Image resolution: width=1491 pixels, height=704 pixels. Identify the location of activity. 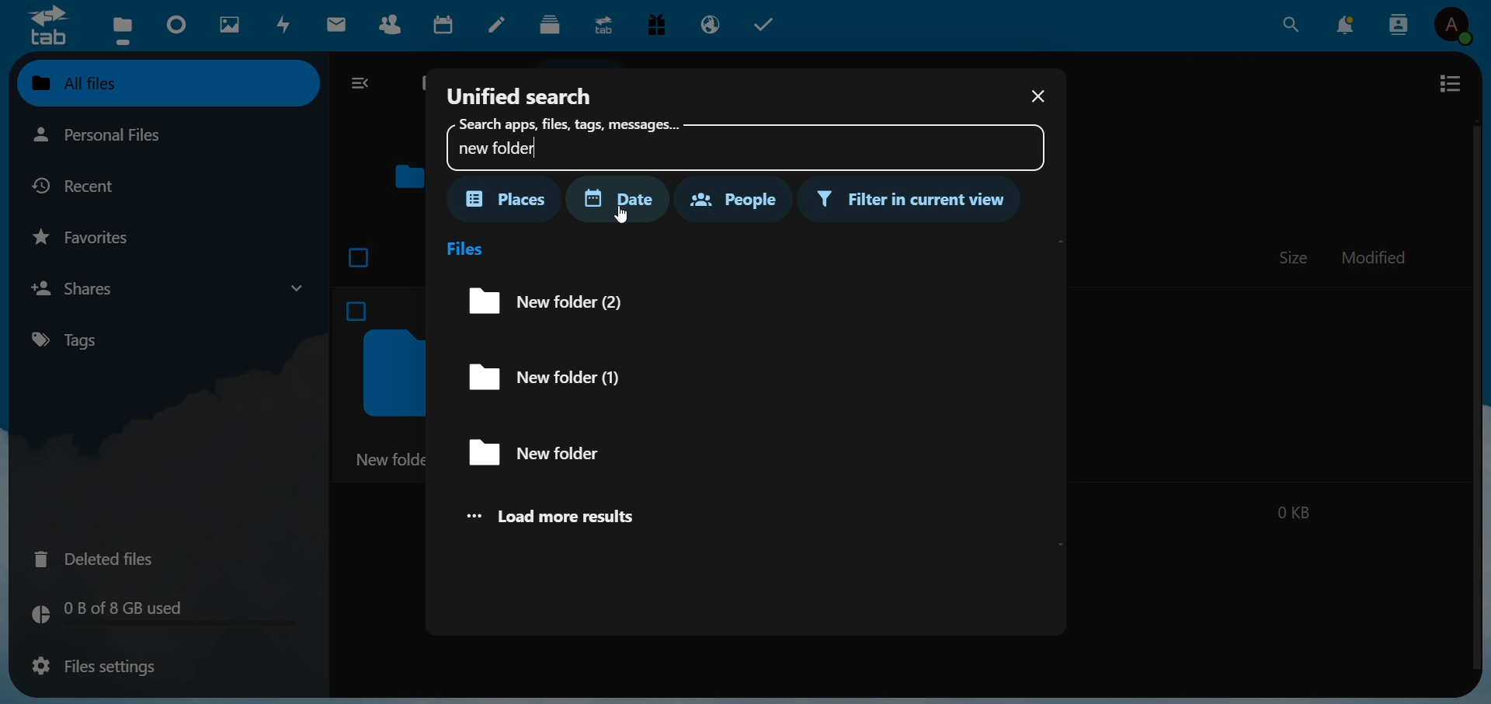
(286, 25).